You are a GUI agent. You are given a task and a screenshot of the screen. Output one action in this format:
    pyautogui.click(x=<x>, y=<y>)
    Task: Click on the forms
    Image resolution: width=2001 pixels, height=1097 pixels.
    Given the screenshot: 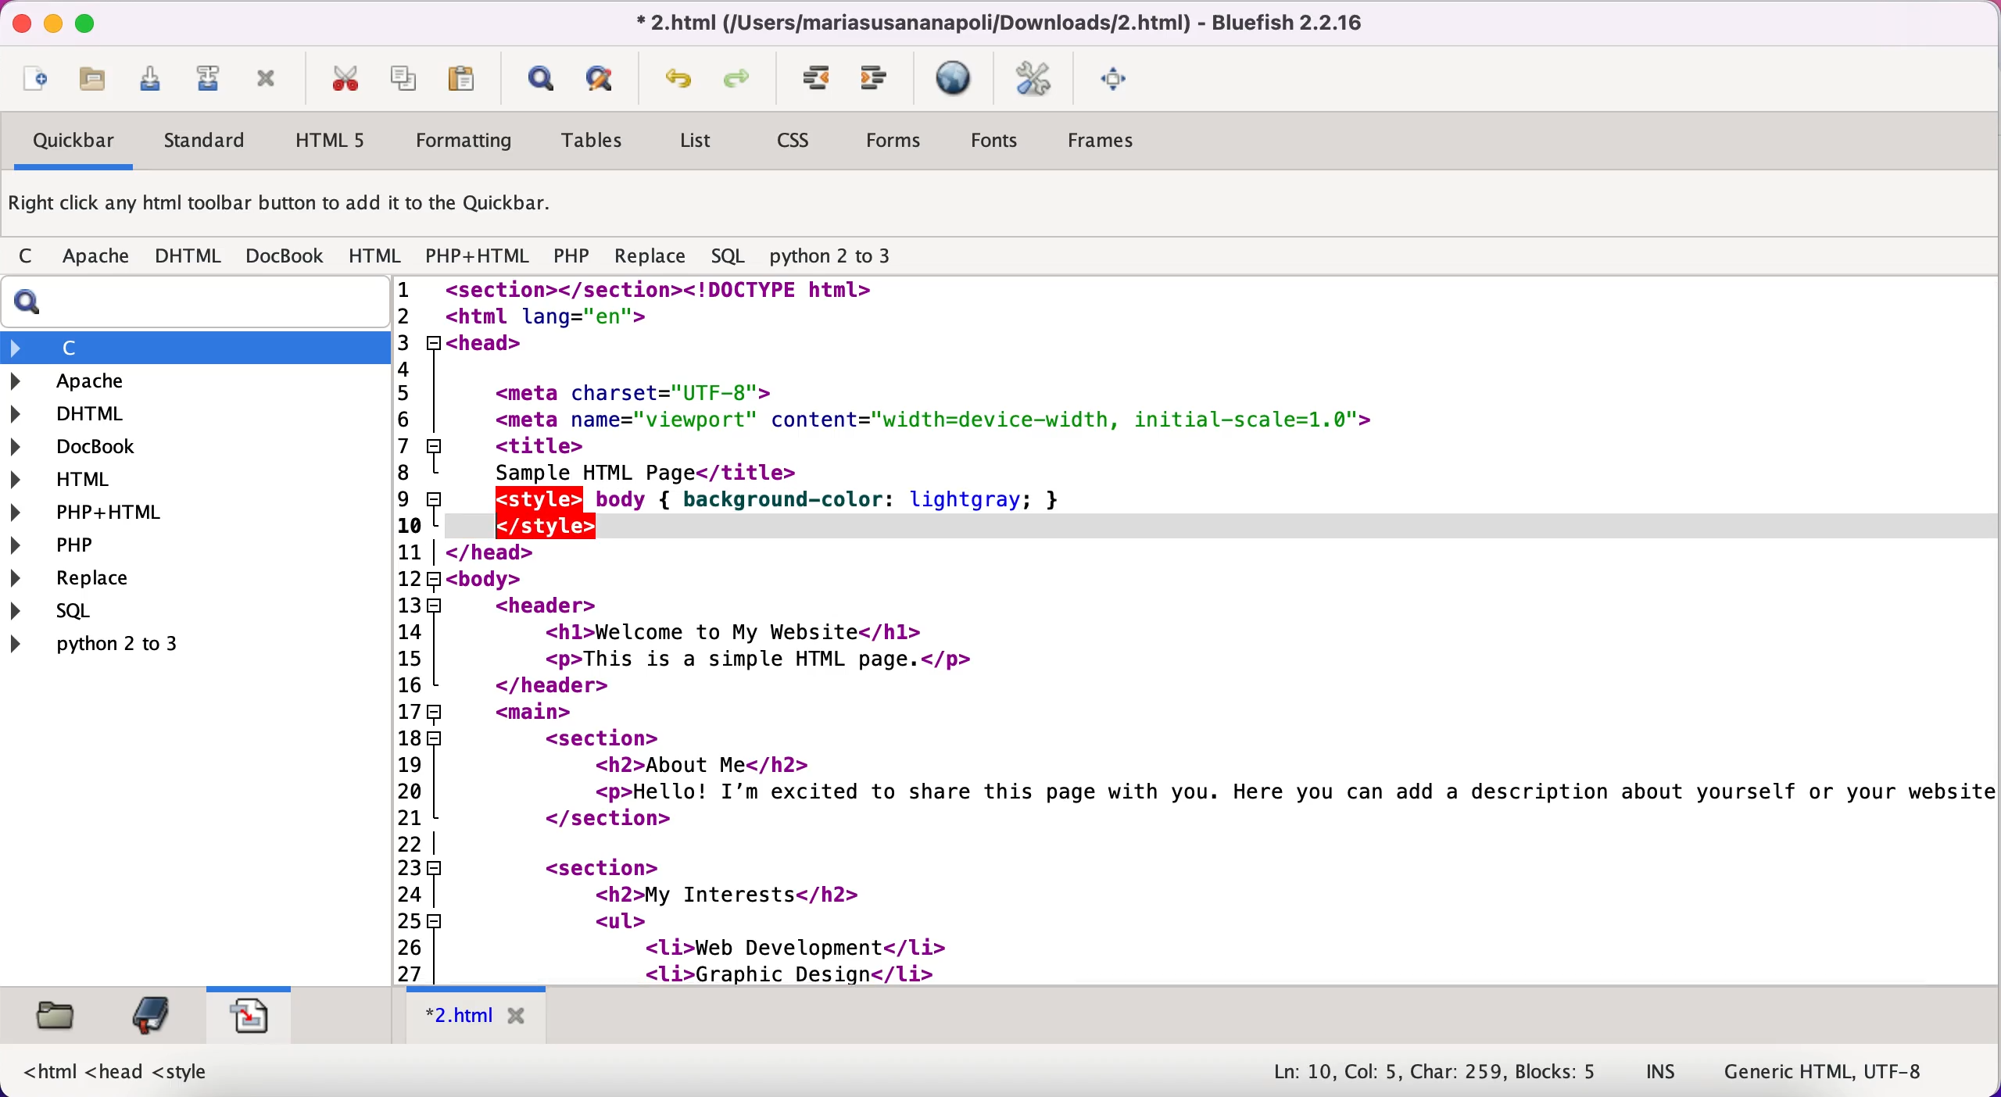 What is the action you would take?
    pyautogui.click(x=897, y=145)
    